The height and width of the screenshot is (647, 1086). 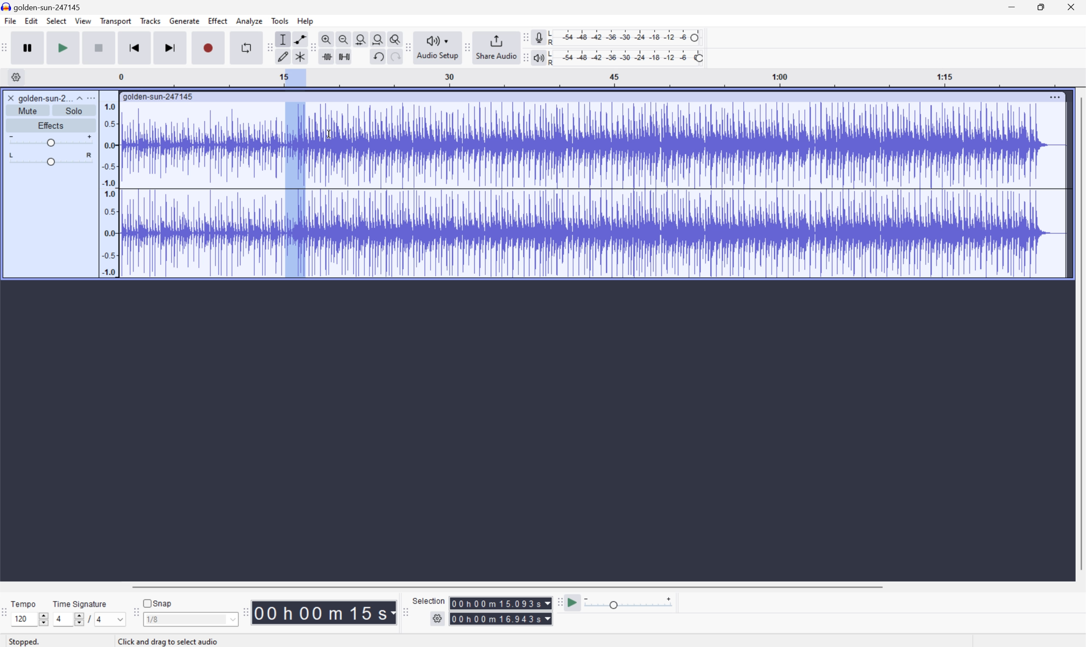 What do you see at coordinates (158, 96) in the screenshot?
I see `golden-sun-247145` at bounding box center [158, 96].